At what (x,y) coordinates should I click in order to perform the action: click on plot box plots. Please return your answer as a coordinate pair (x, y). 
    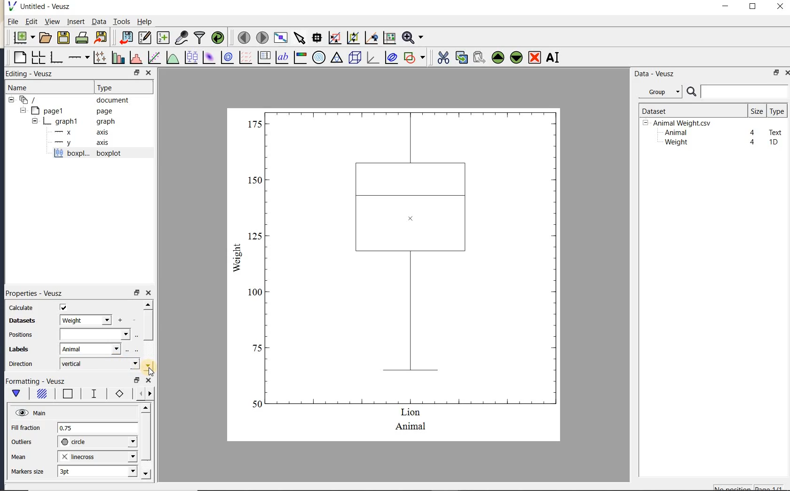
    Looking at the image, I should click on (190, 58).